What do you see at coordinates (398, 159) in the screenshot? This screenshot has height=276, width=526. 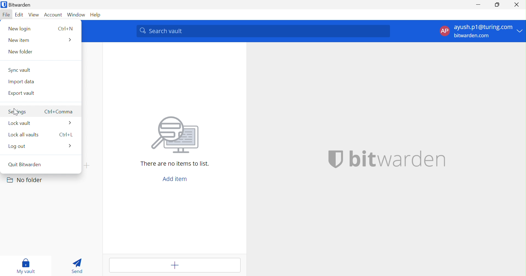 I see `bitwarden` at bounding box center [398, 159].